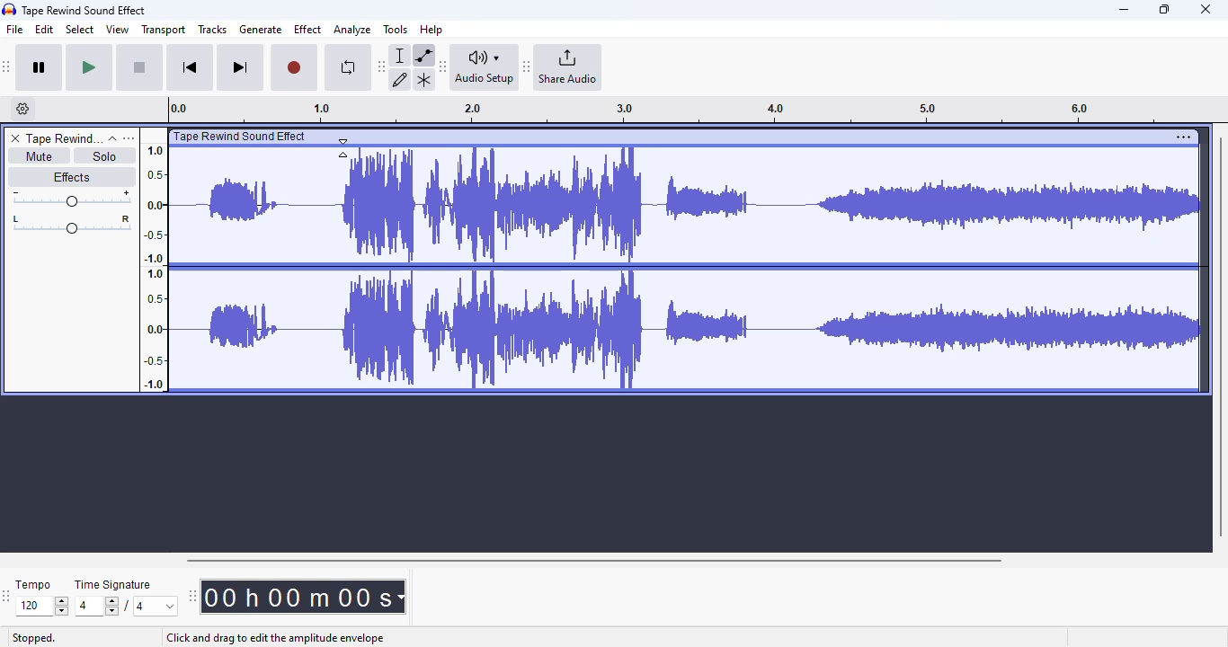  What do you see at coordinates (1206, 9) in the screenshot?
I see `close` at bounding box center [1206, 9].